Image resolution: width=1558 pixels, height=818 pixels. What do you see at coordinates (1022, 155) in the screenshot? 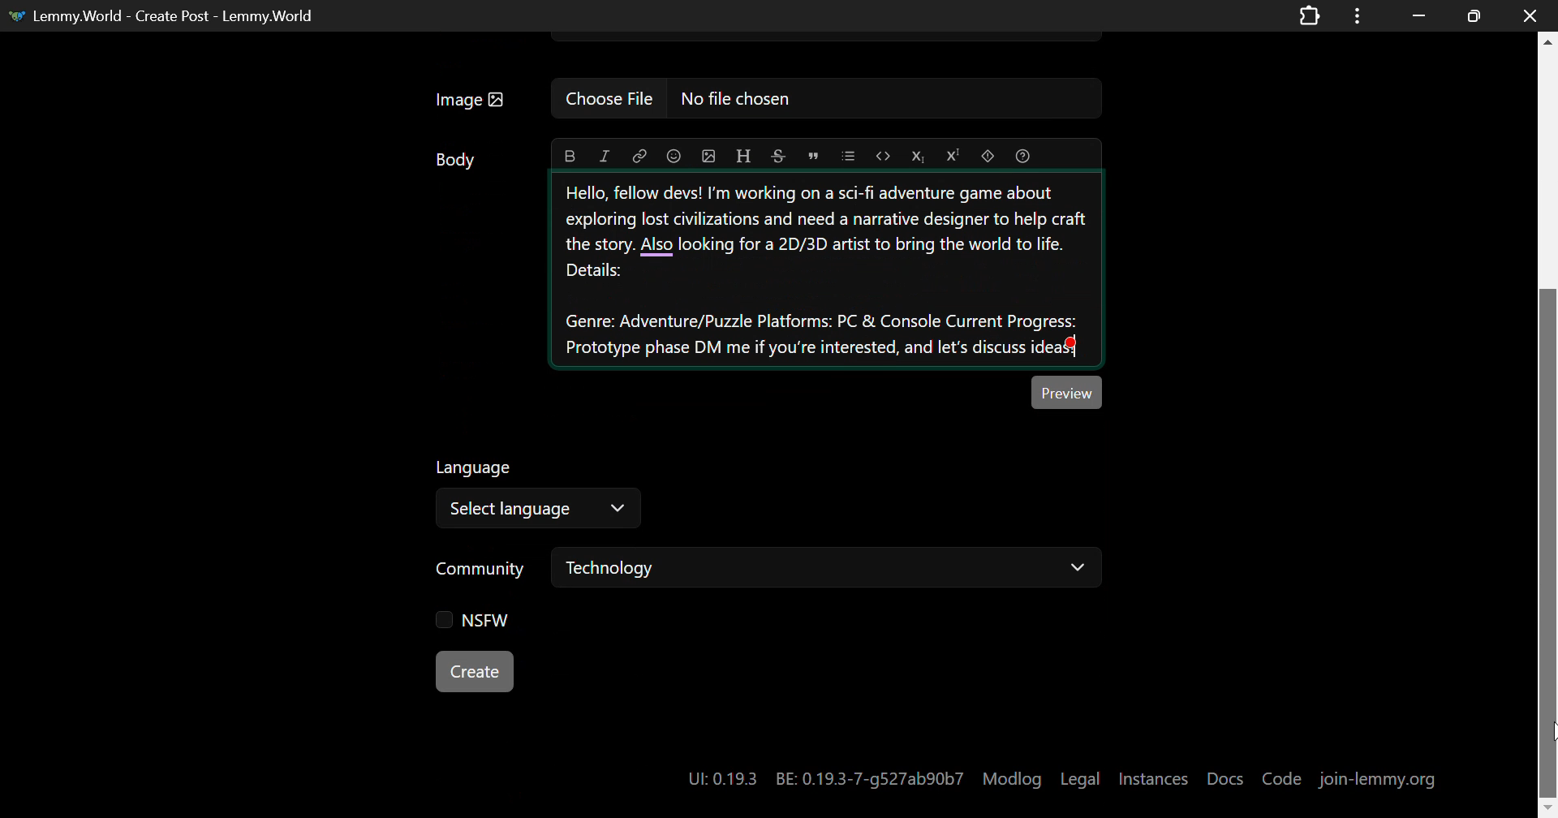
I see `formatting help` at bounding box center [1022, 155].